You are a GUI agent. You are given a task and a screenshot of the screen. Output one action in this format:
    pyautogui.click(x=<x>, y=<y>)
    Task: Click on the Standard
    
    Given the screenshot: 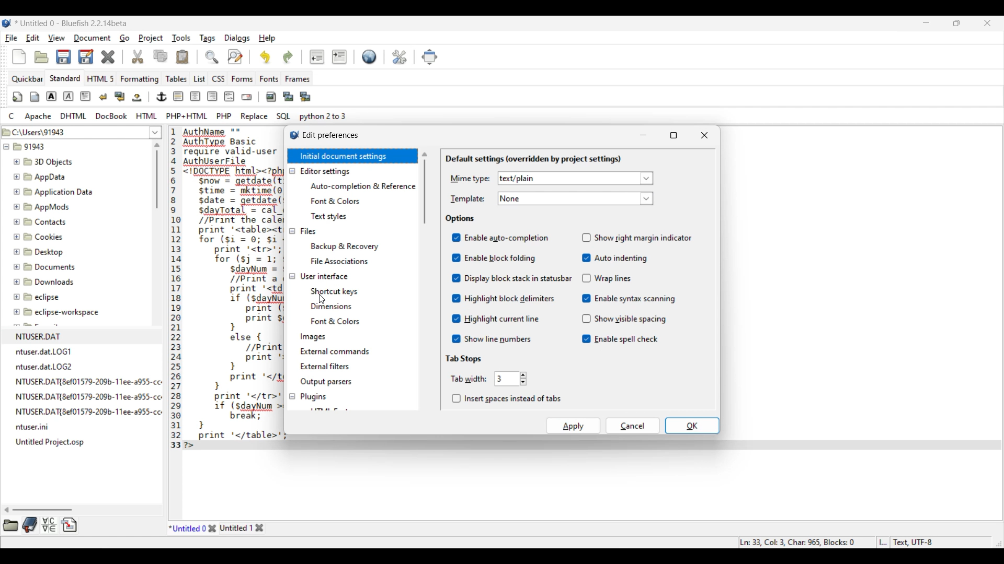 What is the action you would take?
    pyautogui.click(x=65, y=78)
    